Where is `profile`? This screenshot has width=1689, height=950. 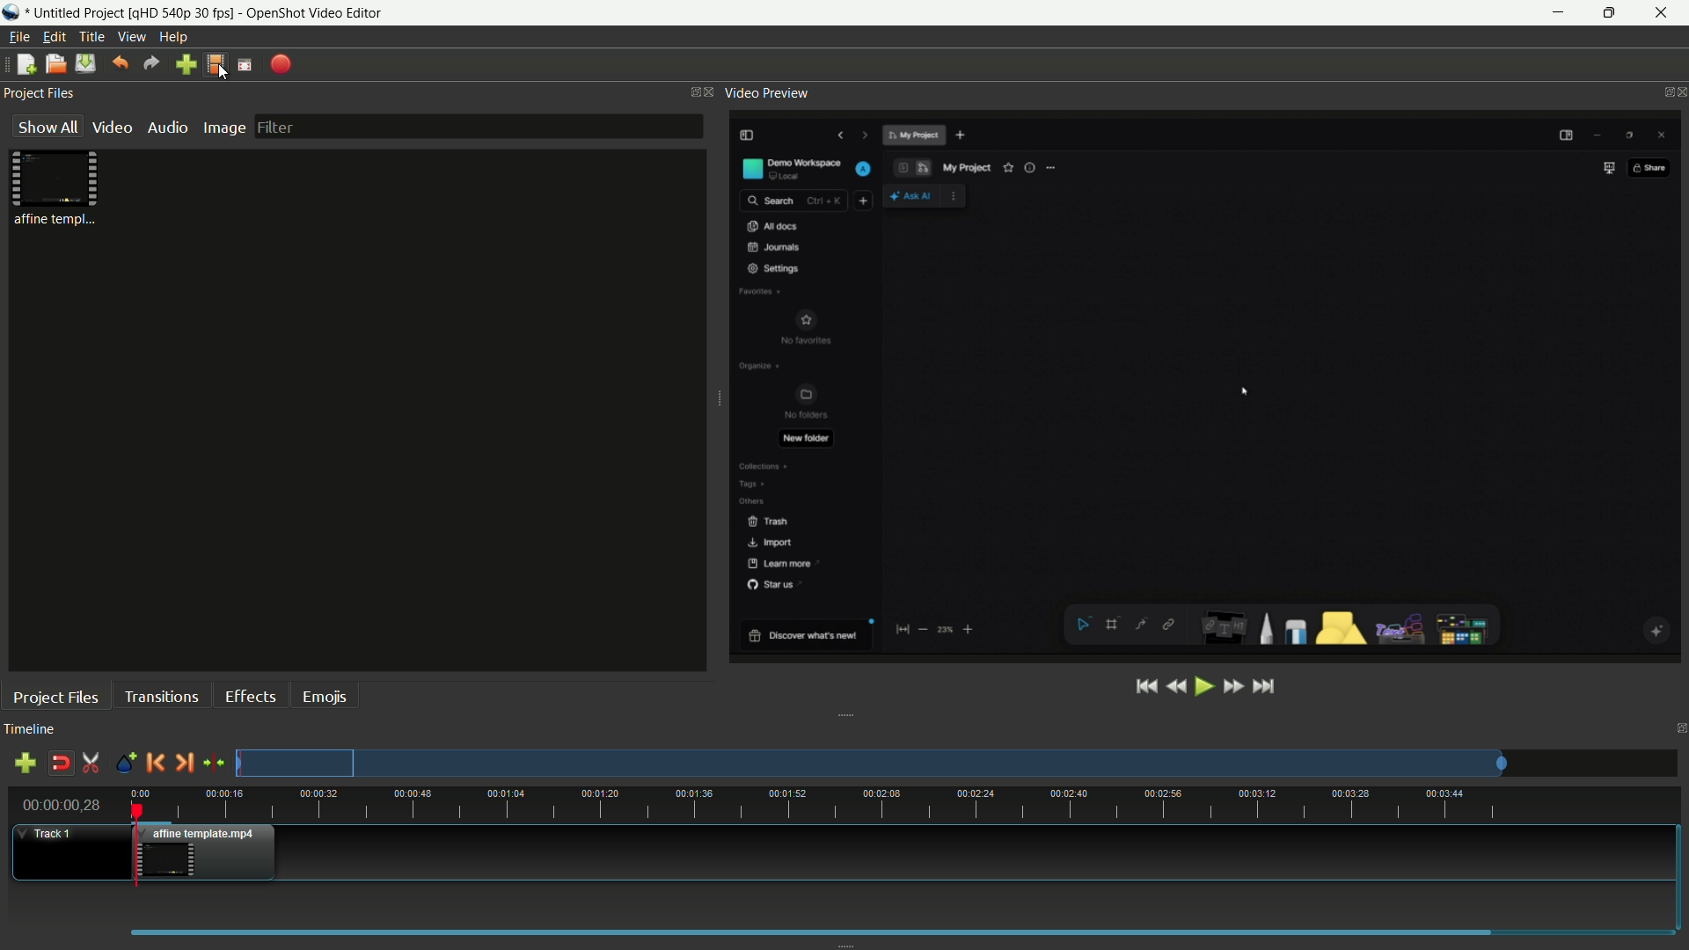
profile is located at coordinates (184, 11).